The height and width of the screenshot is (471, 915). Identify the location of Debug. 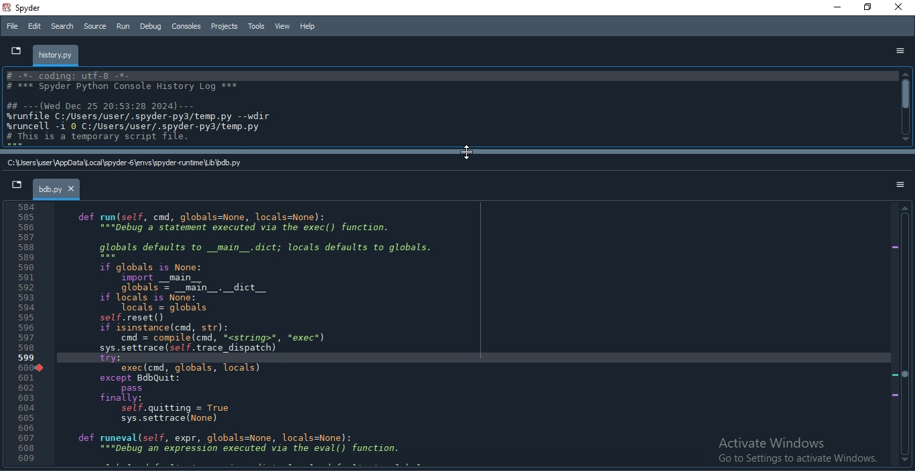
(149, 27).